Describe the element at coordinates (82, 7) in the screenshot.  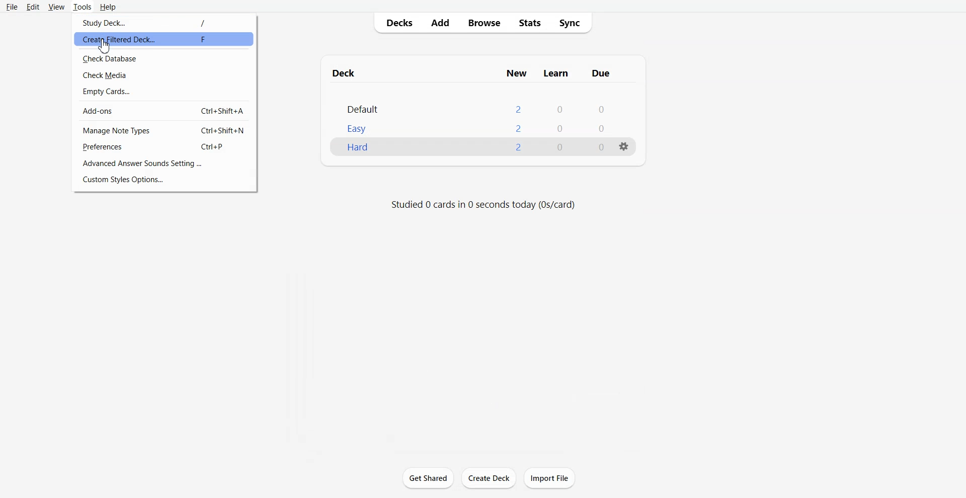
I see `Tools` at that location.